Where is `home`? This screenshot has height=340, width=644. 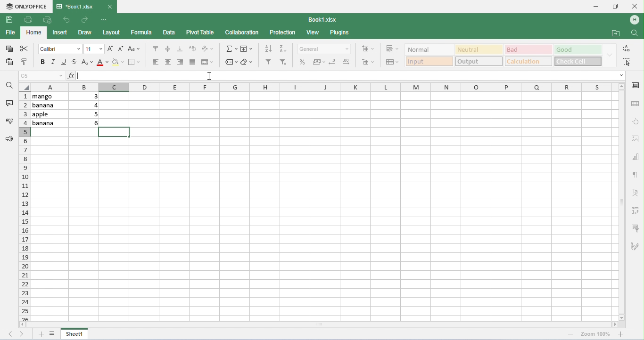
home is located at coordinates (34, 33).